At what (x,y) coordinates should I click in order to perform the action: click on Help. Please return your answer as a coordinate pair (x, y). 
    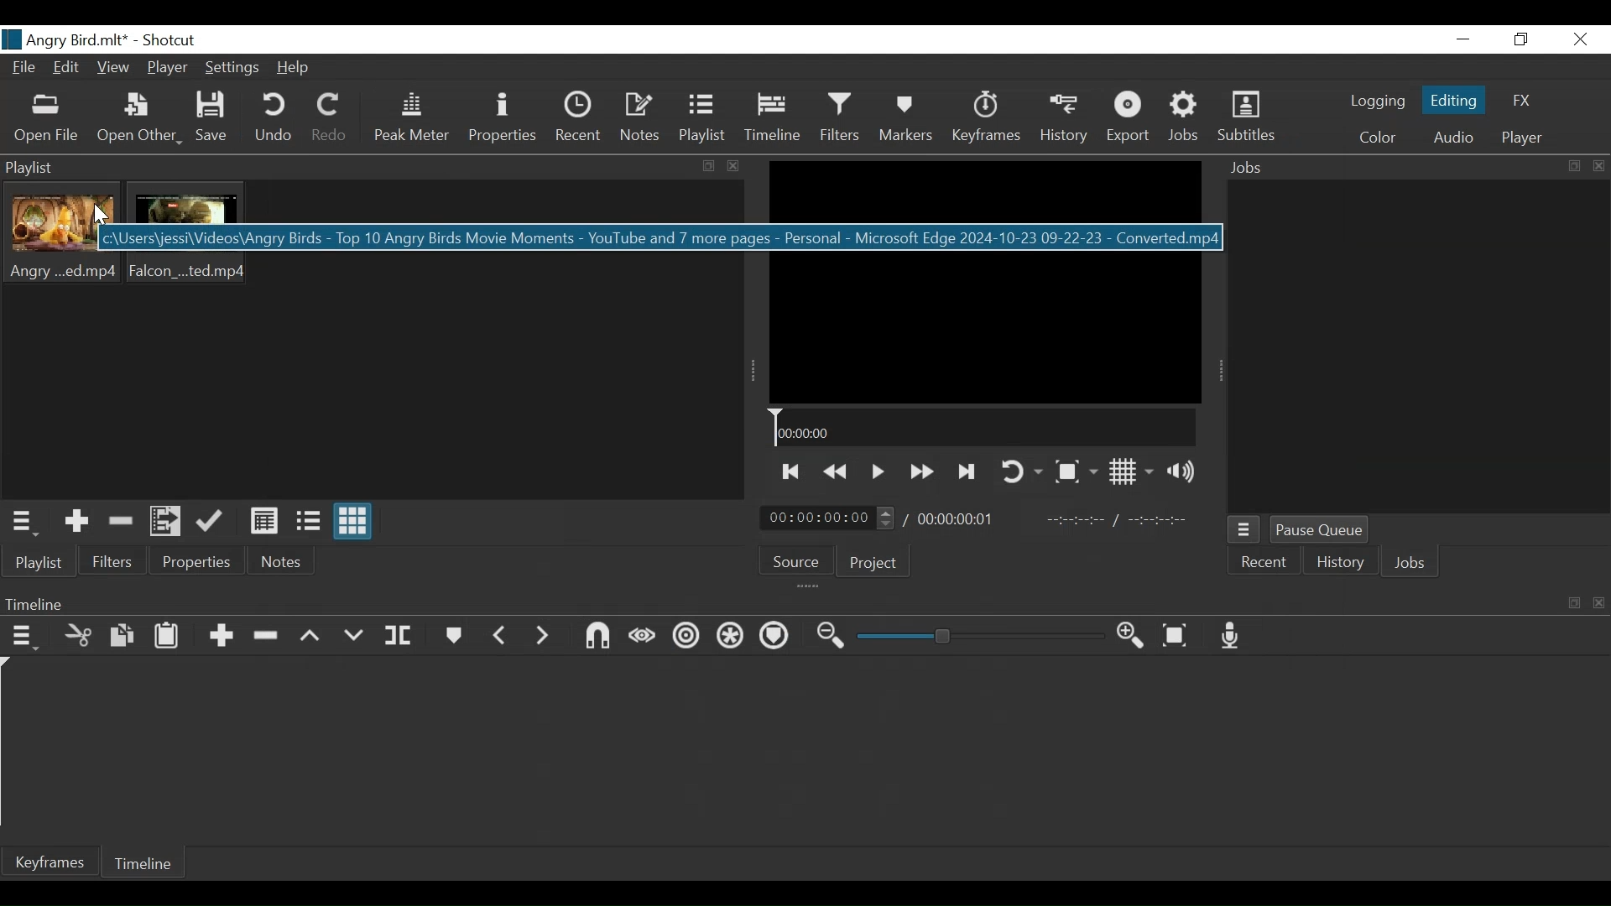
    Looking at the image, I should click on (298, 67).